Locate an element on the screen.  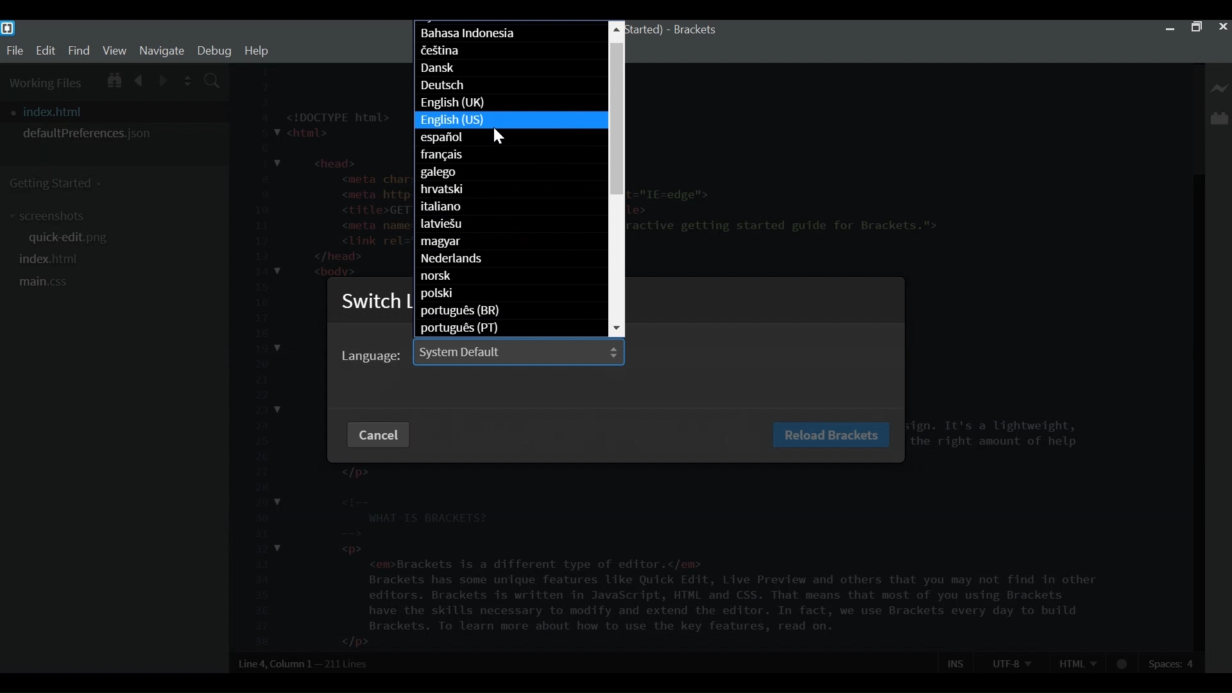
scroll up is located at coordinates (617, 30).